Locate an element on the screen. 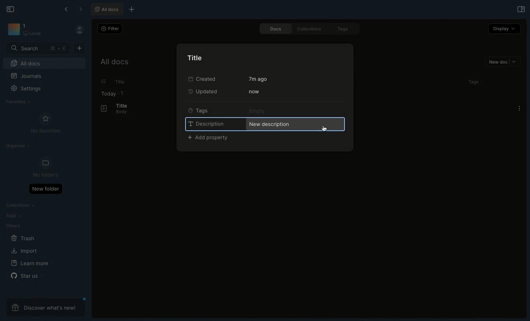 The height and width of the screenshot is (321, 530). Icon is located at coordinates (13, 30).